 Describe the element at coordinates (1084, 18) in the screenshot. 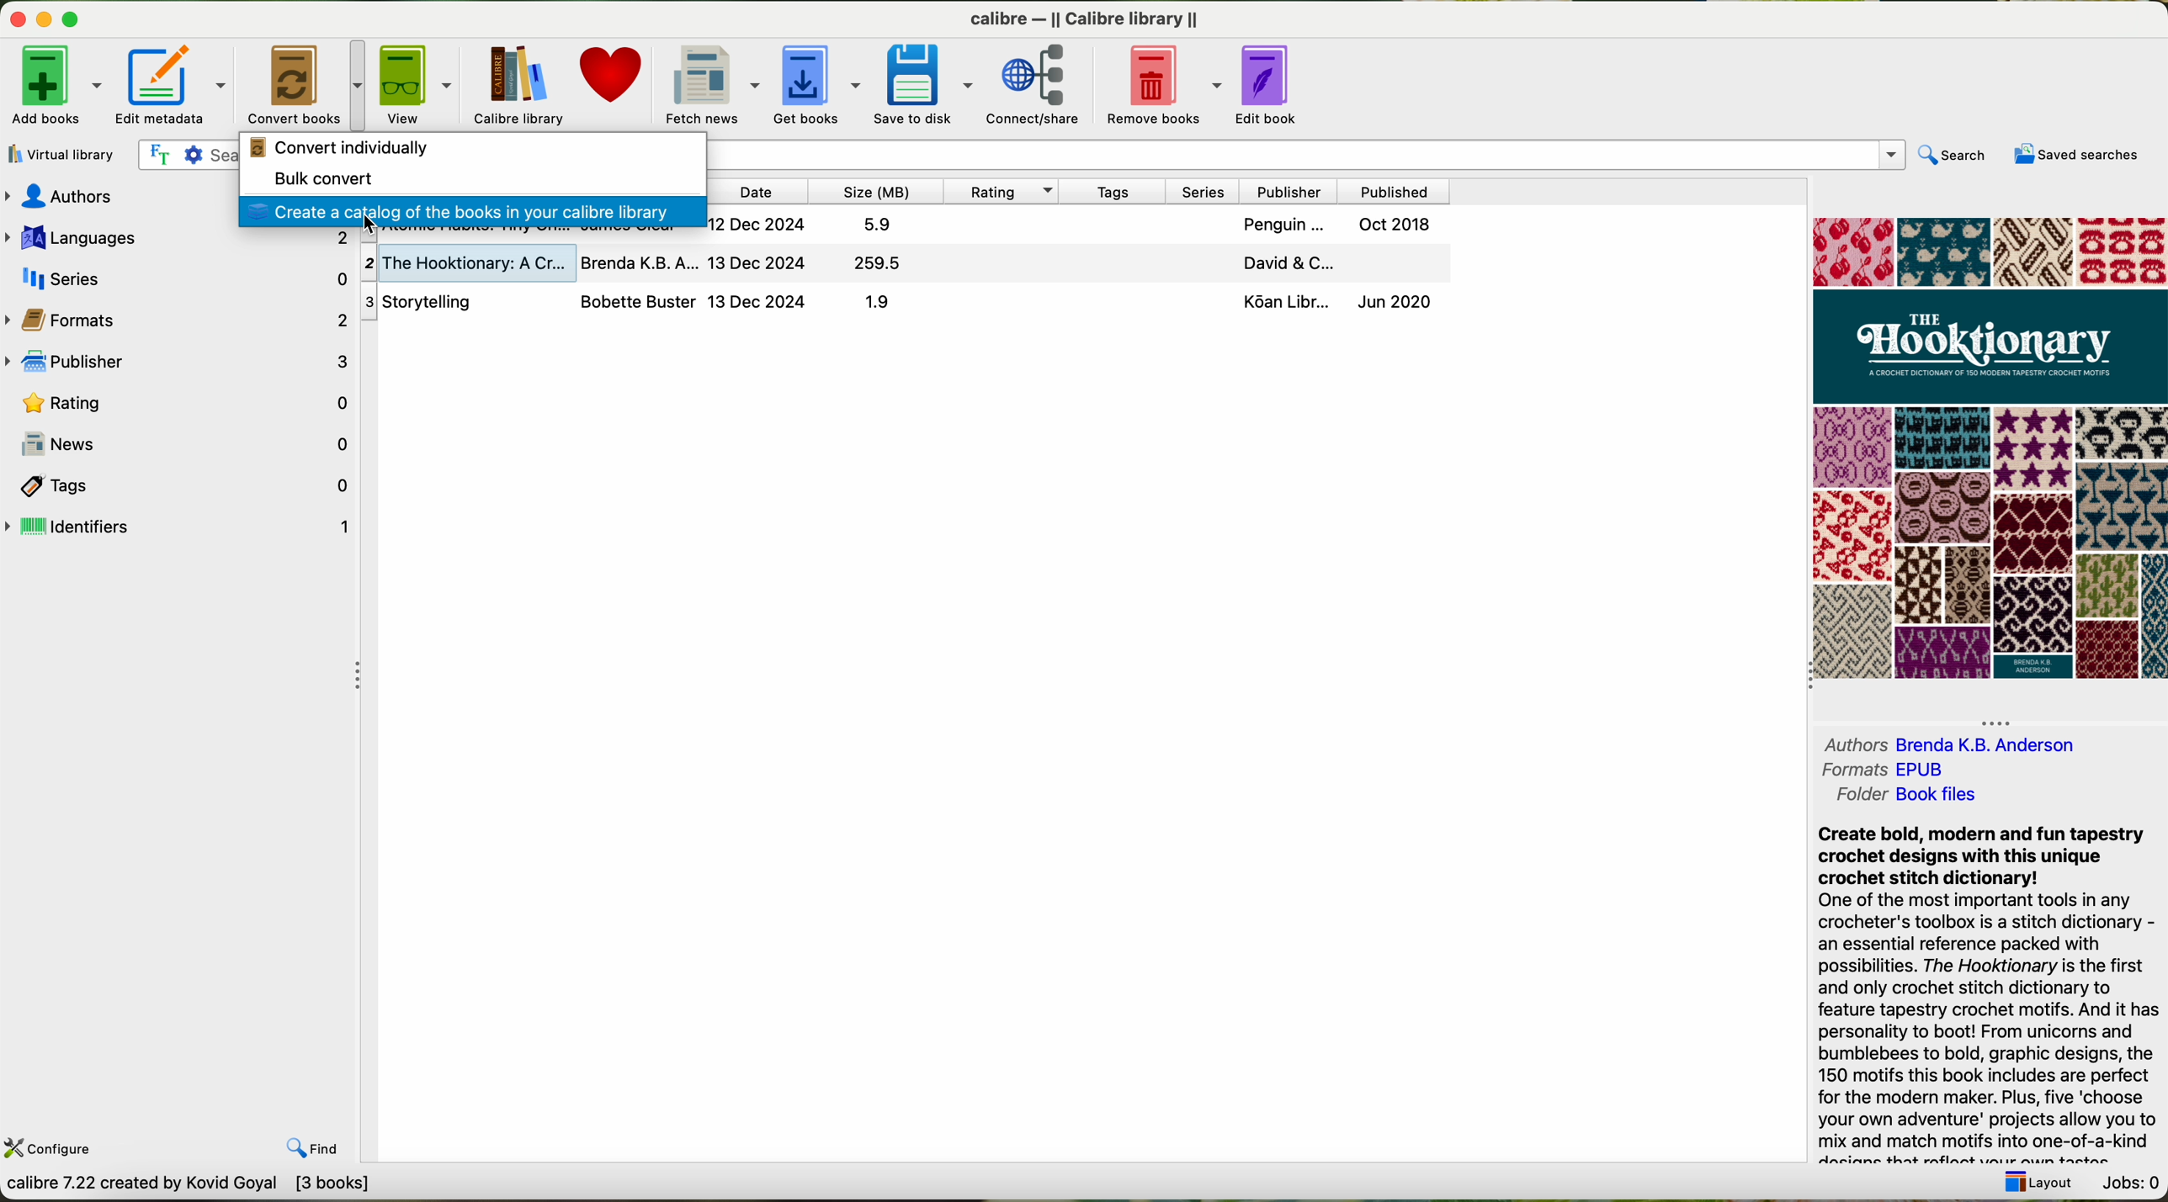

I see `Calibre library` at that location.